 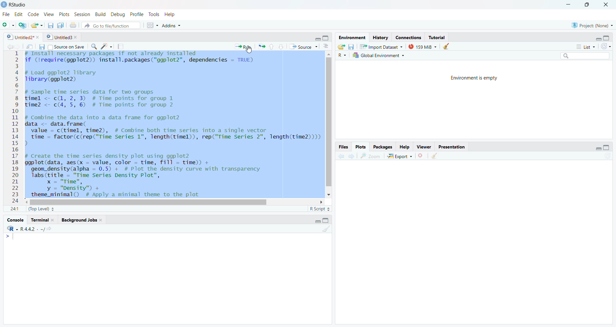 I want to click on Environment is empty, so click(x=474, y=77).